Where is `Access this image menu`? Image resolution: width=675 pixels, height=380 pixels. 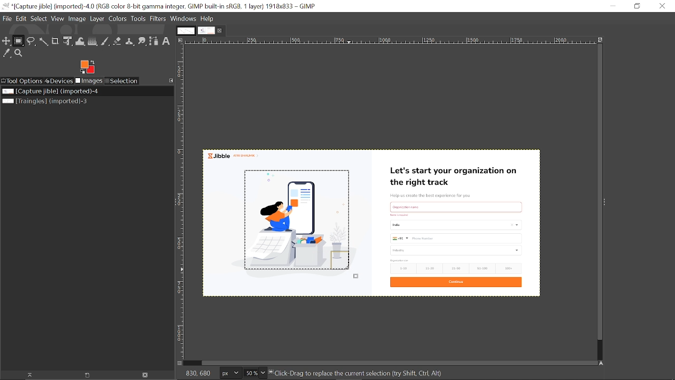
Access this image menu is located at coordinates (180, 40).